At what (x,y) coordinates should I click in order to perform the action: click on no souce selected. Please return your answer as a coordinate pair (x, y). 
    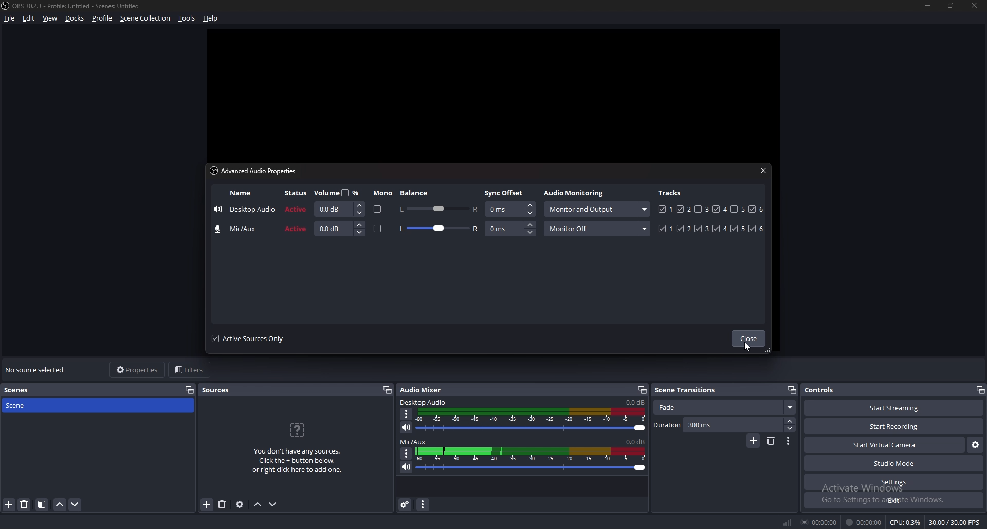
    Looking at the image, I should click on (38, 370).